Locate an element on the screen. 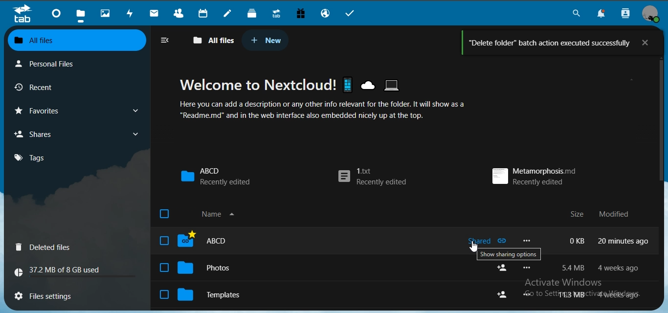 This screenshot has width=668, height=313. 20 min ago is located at coordinates (624, 240).